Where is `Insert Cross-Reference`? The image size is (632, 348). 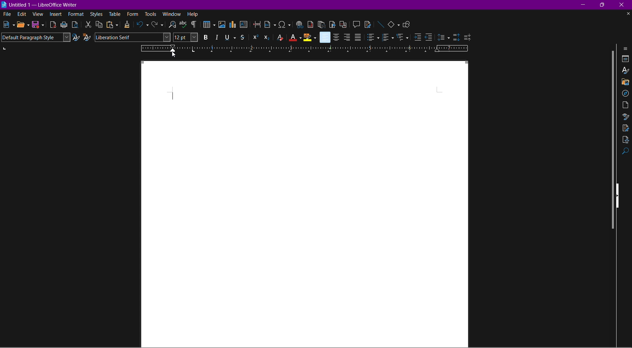
Insert Cross-Reference is located at coordinates (342, 24).